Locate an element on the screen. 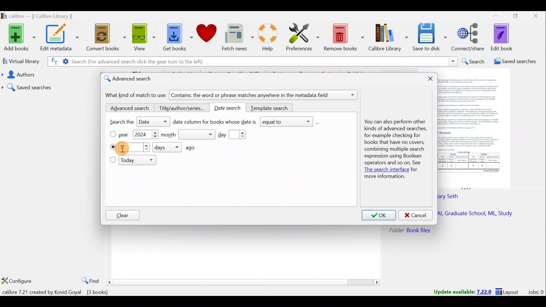  Template search is located at coordinates (270, 107).